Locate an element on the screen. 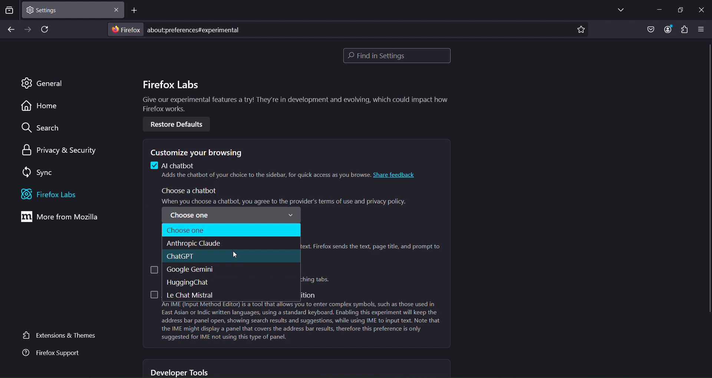 This screenshot has height=378, width=712. close is located at coordinates (116, 11).